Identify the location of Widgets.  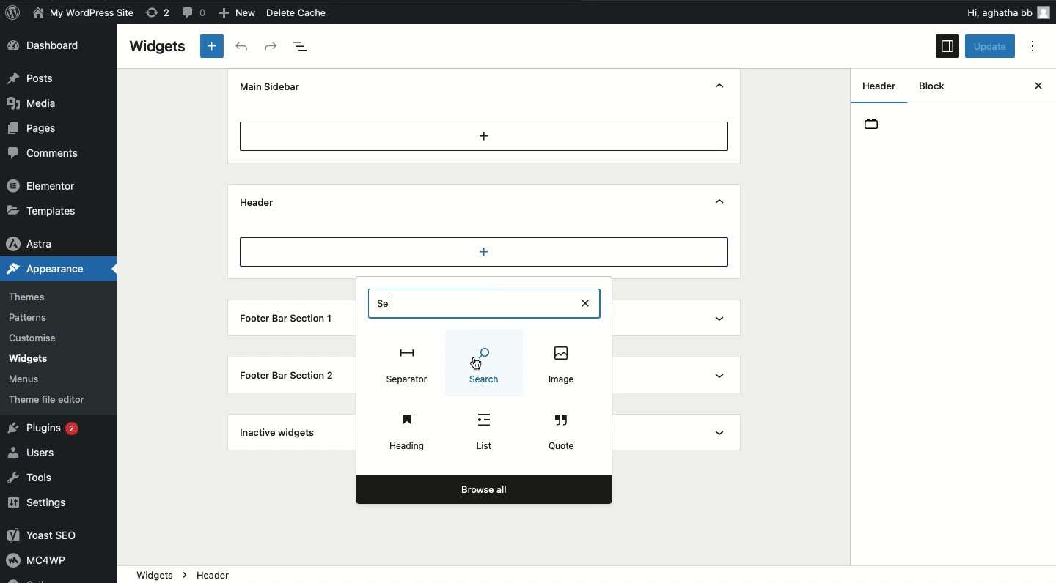
(29, 359).